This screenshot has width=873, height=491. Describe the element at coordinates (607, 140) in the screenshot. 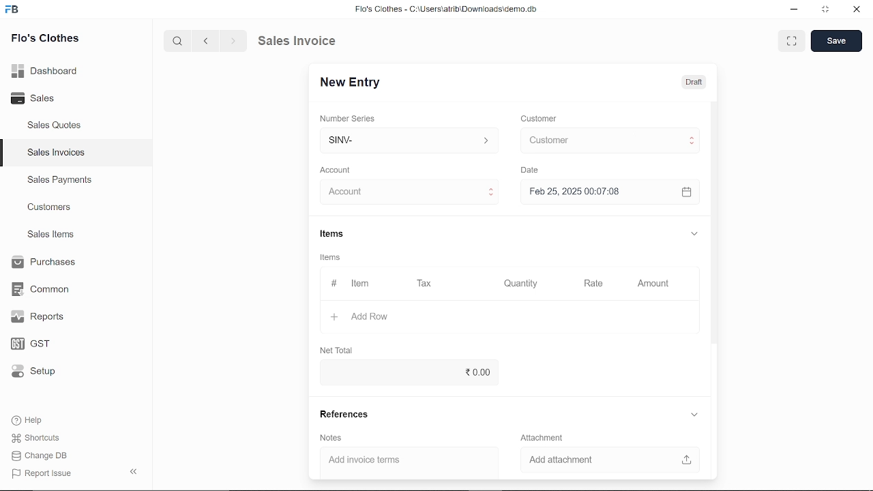

I see `Insert Customer` at that location.